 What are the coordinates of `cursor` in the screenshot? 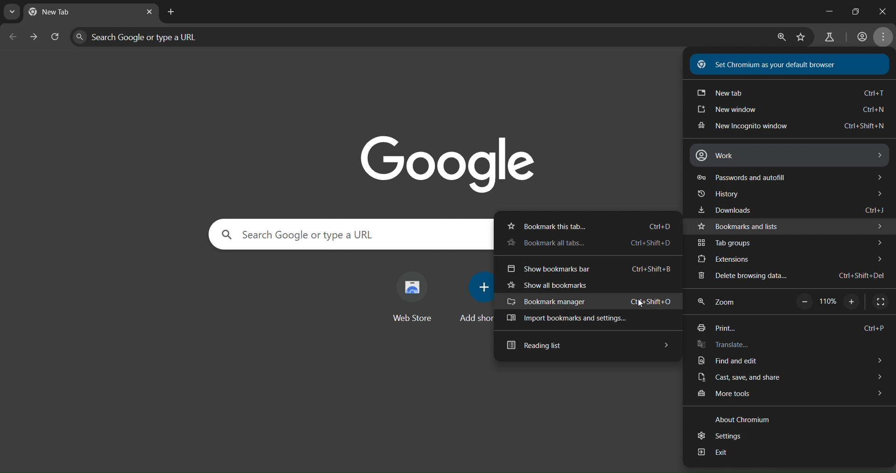 It's located at (638, 303).